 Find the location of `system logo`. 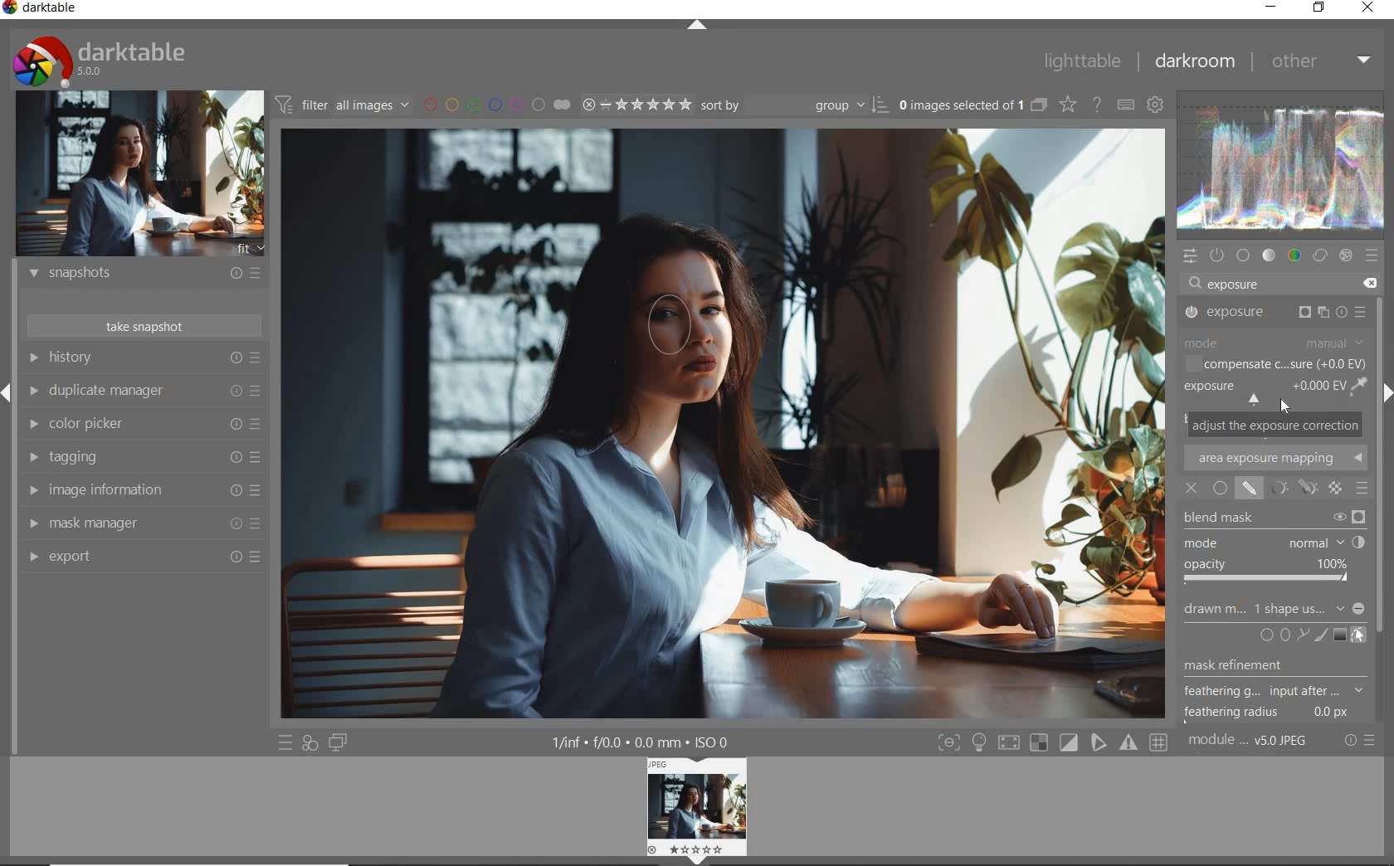

system logo is located at coordinates (101, 61).